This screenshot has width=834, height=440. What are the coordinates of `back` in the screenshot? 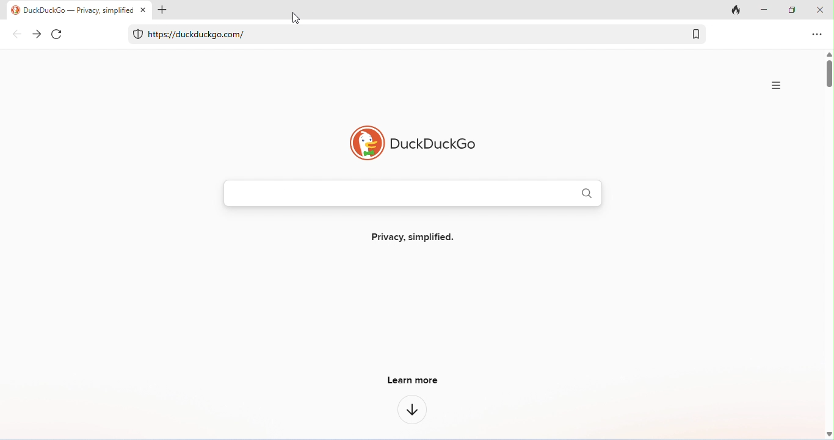 It's located at (17, 34).